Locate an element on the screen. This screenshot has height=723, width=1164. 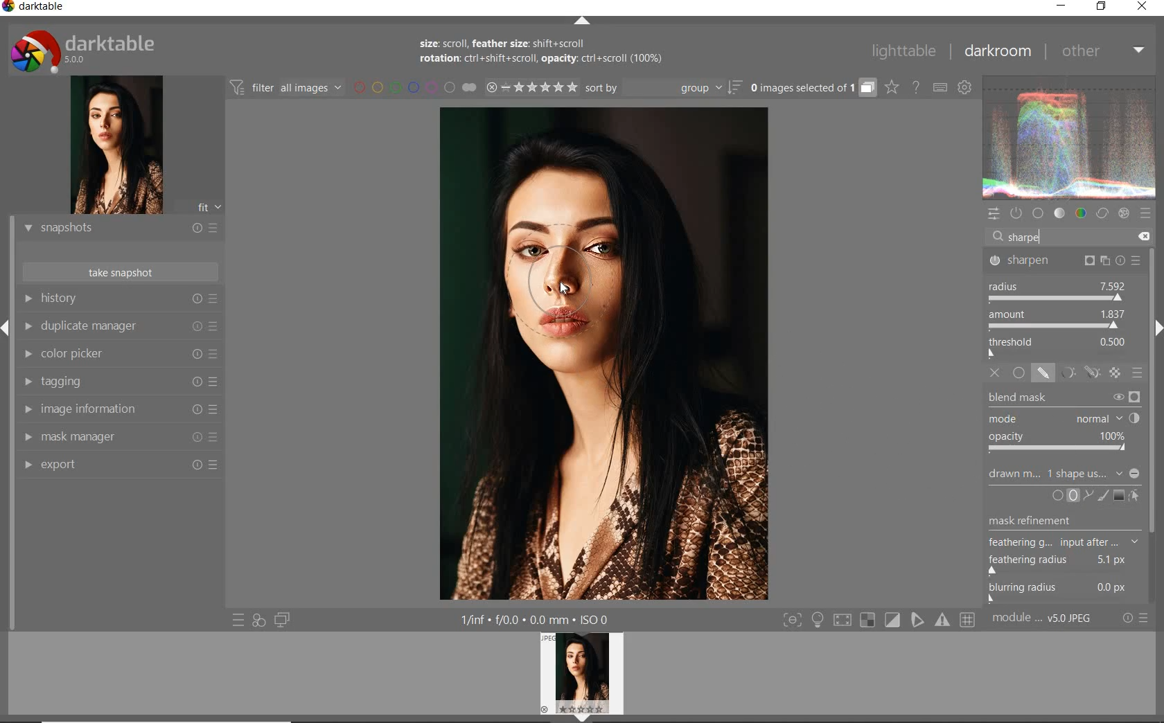
sort is located at coordinates (662, 87).